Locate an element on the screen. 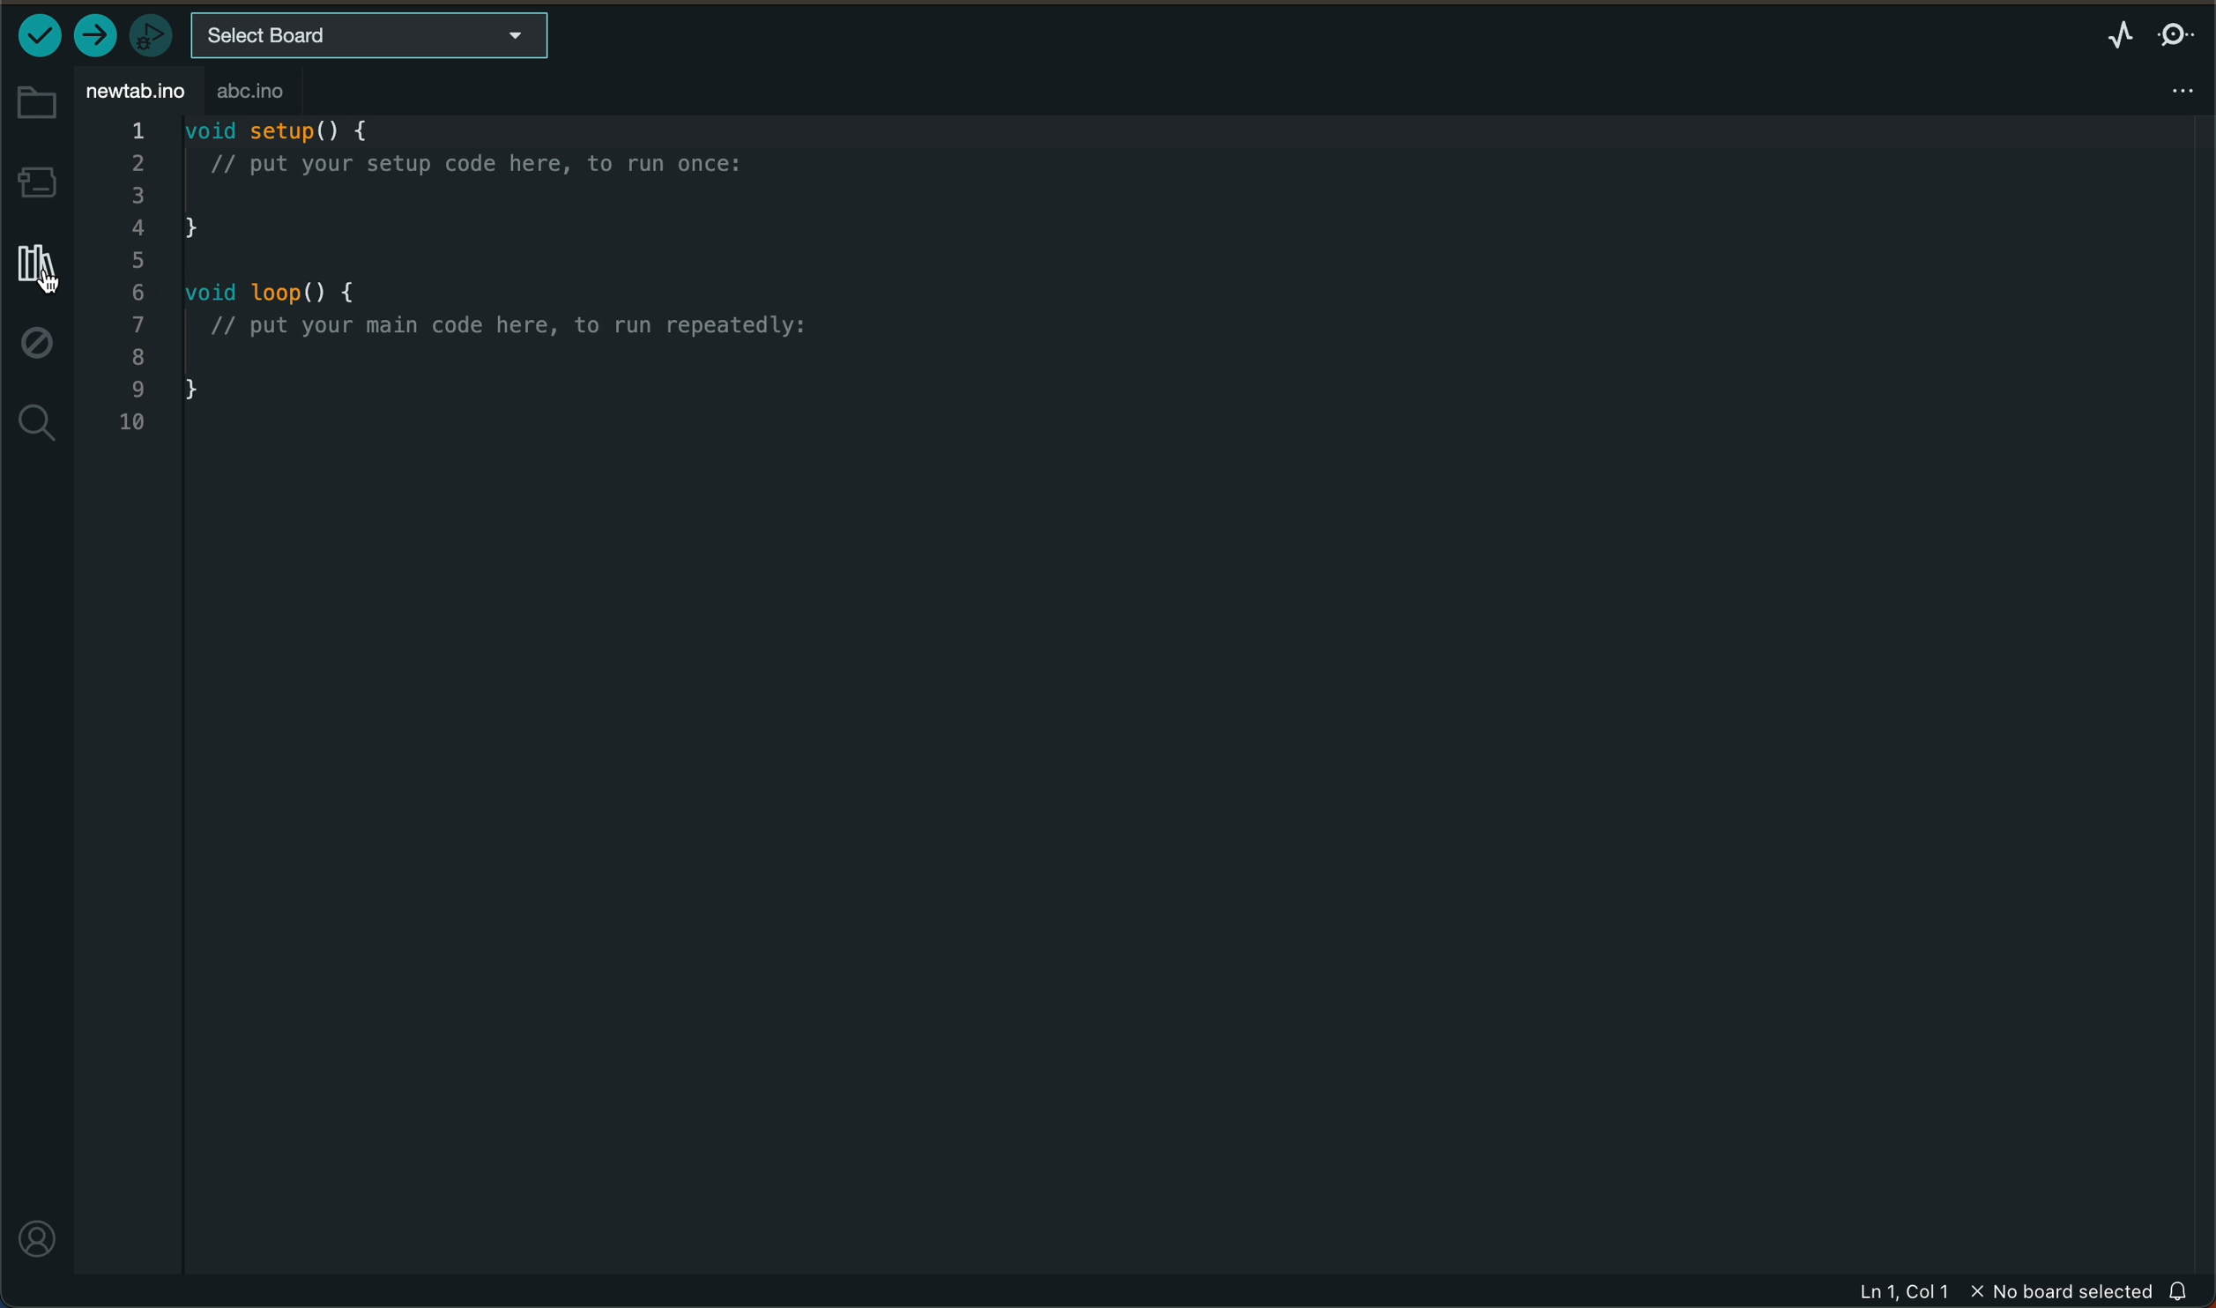 The image size is (2216, 1308). file information is located at coordinates (2002, 1291).